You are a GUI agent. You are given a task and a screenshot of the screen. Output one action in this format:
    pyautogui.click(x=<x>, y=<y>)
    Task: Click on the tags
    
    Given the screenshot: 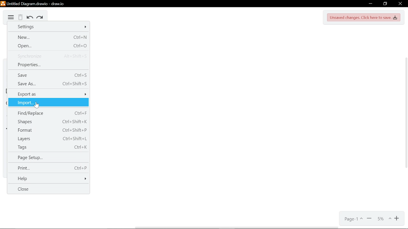 What is the action you would take?
    pyautogui.click(x=49, y=147)
    